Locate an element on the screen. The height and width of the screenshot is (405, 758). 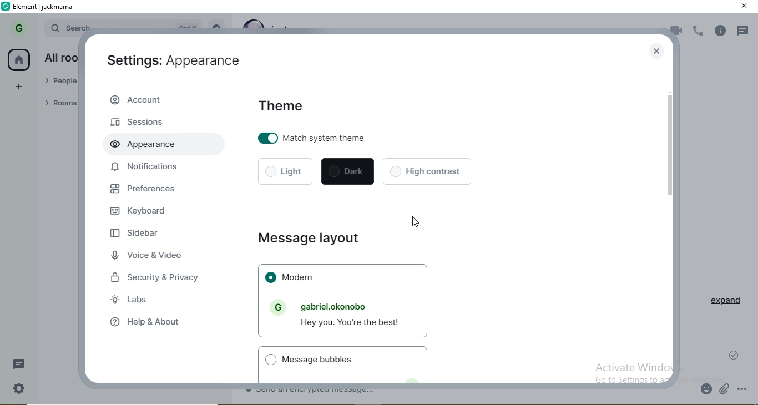
all rooms is located at coordinates (59, 58).